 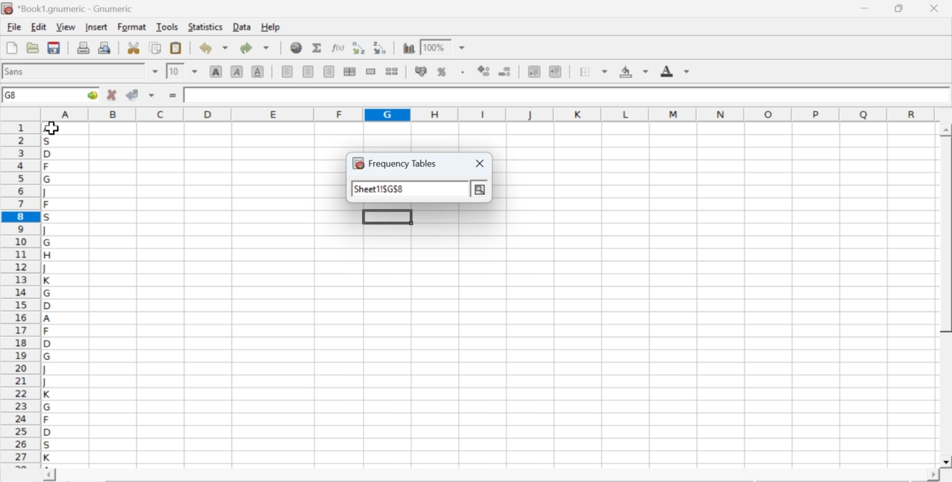 What do you see at coordinates (112, 94) in the screenshot?
I see `cancel changes` at bounding box center [112, 94].